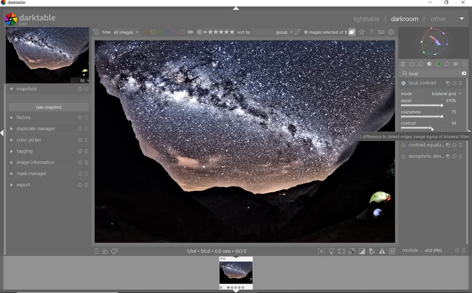  Describe the element at coordinates (414, 128) in the screenshot. I see `contrast slider` at that location.